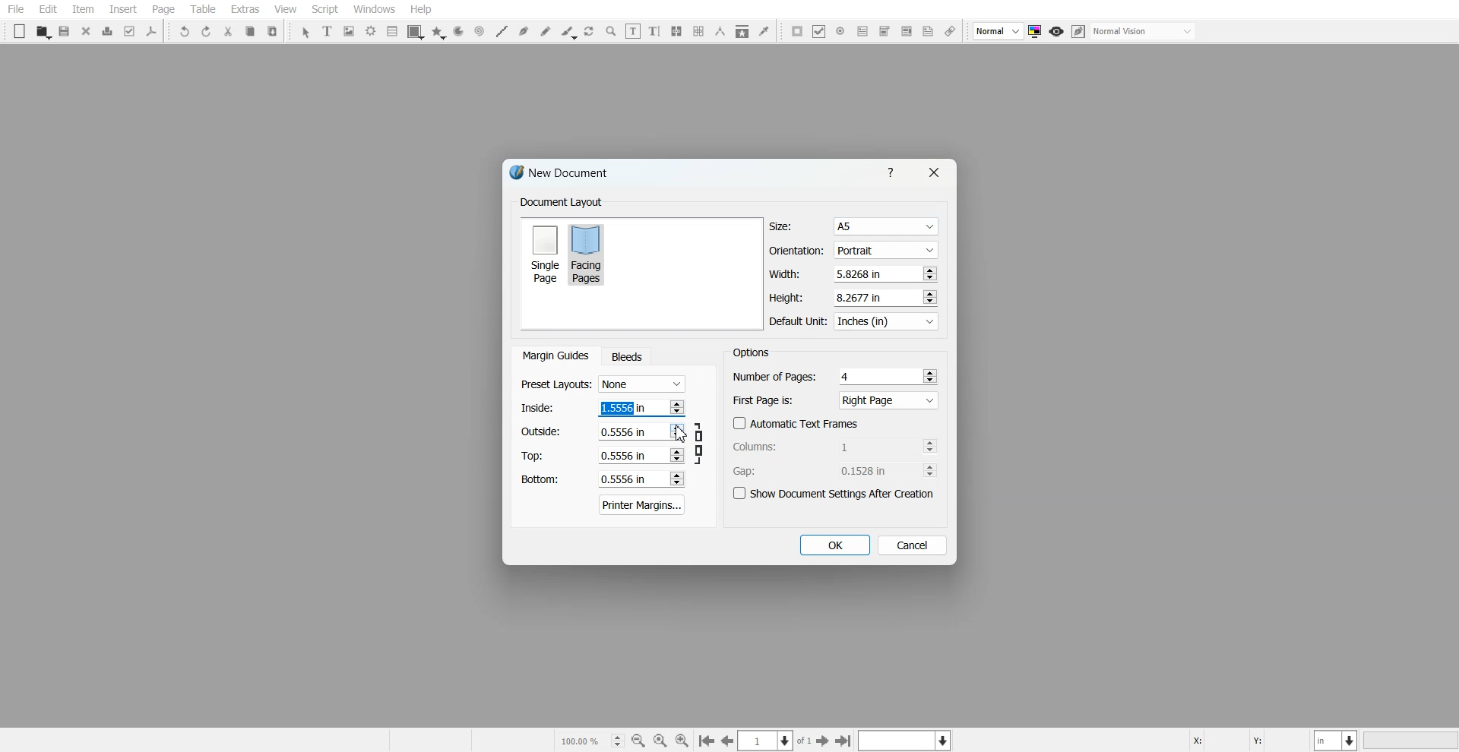 The image size is (1459, 752). Describe the element at coordinates (1036, 32) in the screenshot. I see `Toggle color ` at that location.